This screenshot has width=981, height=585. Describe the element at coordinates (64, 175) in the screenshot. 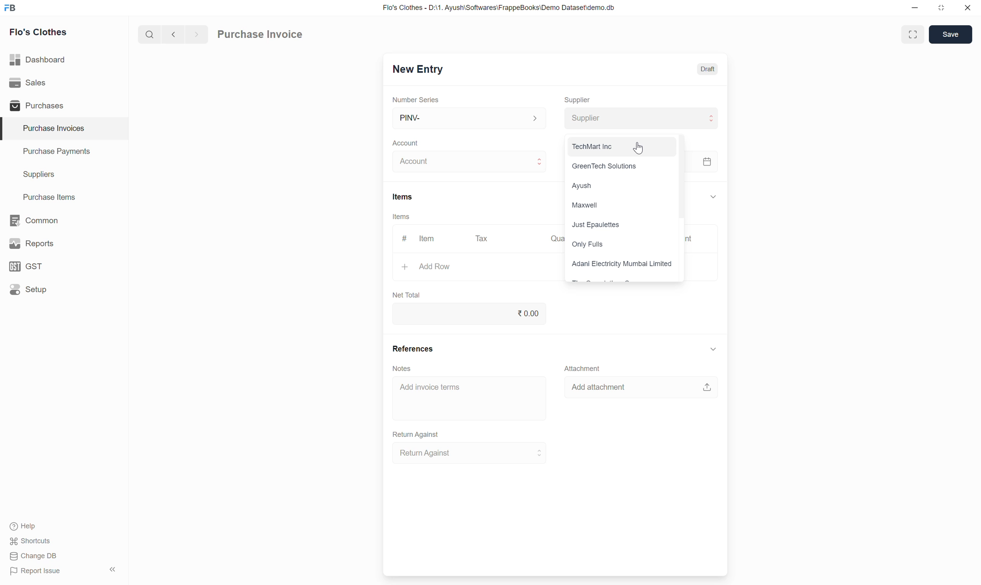

I see `Suppliers` at that location.